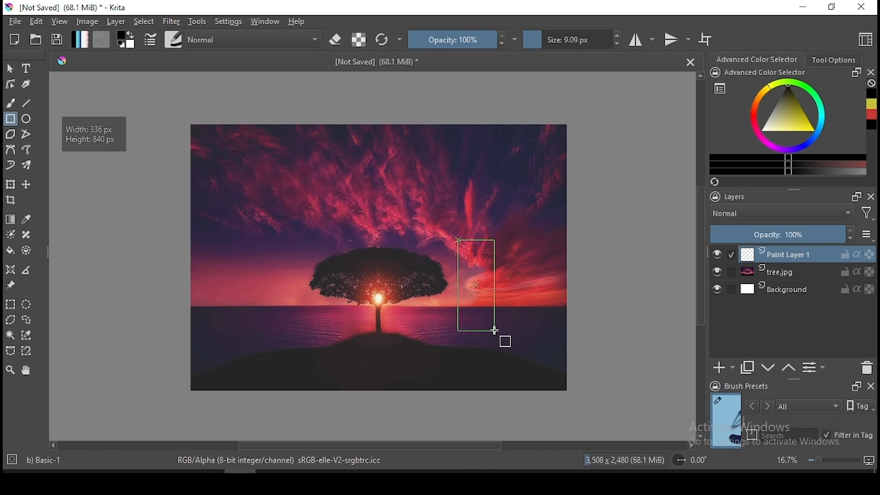  Describe the element at coordinates (748, 368) in the screenshot. I see `duplicate layer` at that location.